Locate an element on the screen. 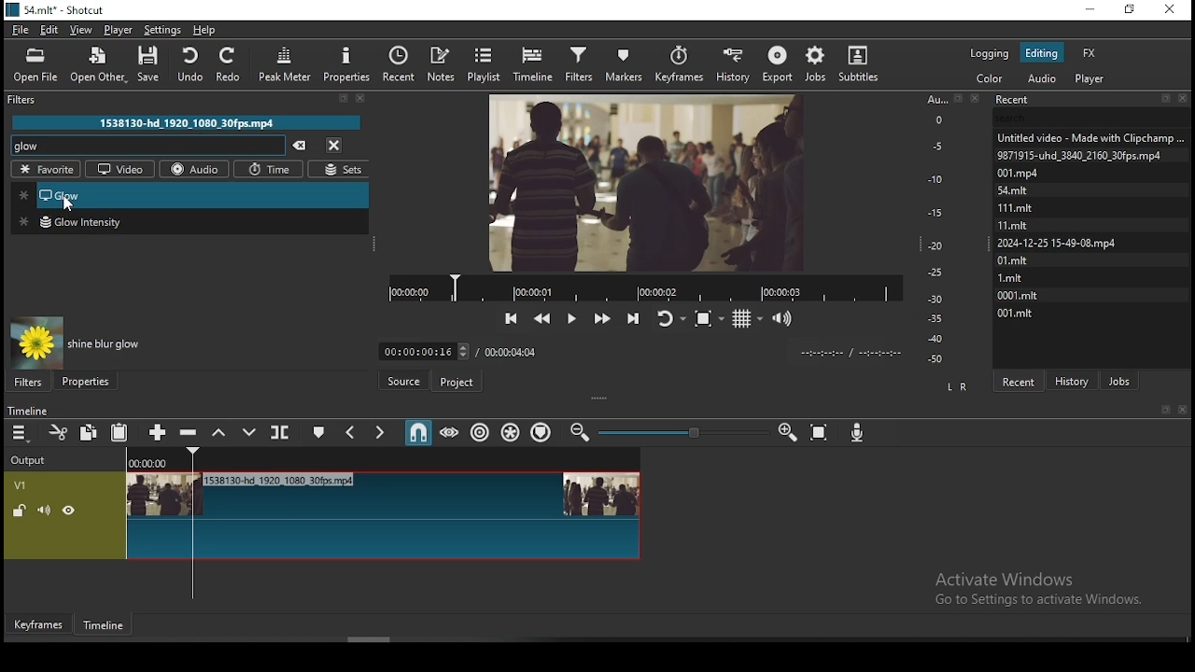 This screenshot has width=1195, height=672. Filter is located at coordinates (193, 100).